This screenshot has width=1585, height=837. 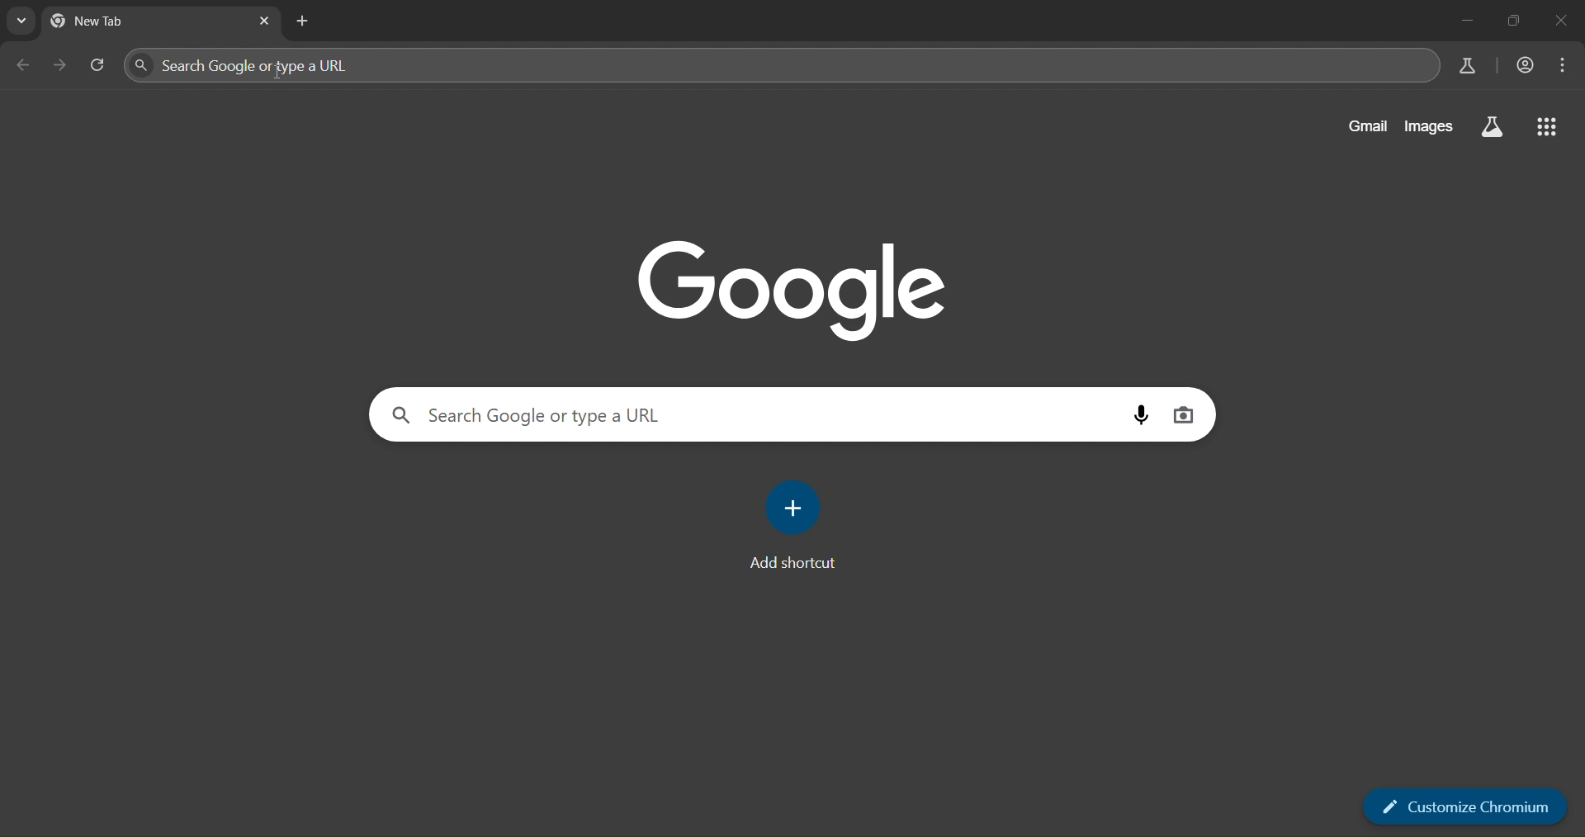 I want to click on close tab, so click(x=267, y=20).